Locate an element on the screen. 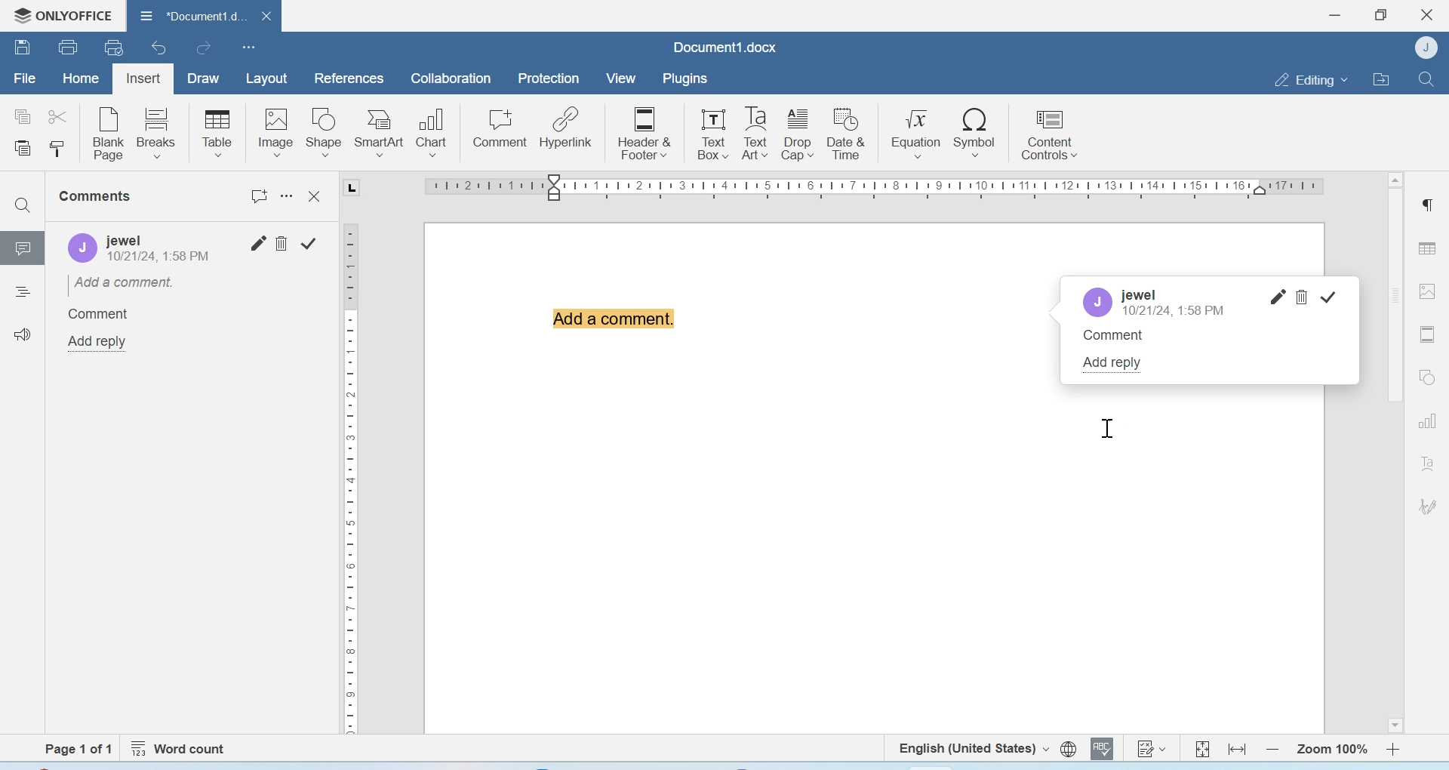 The height and width of the screenshot is (770, 1449). References is located at coordinates (350, 78).